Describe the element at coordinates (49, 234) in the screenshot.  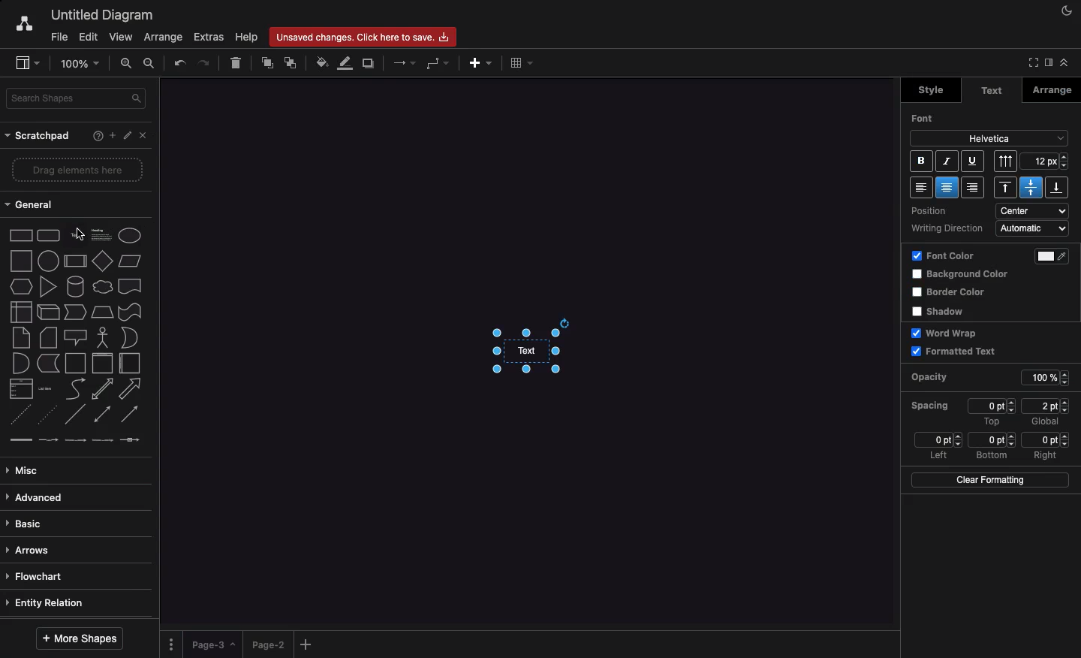
I see `rounded rectangle` at that location.